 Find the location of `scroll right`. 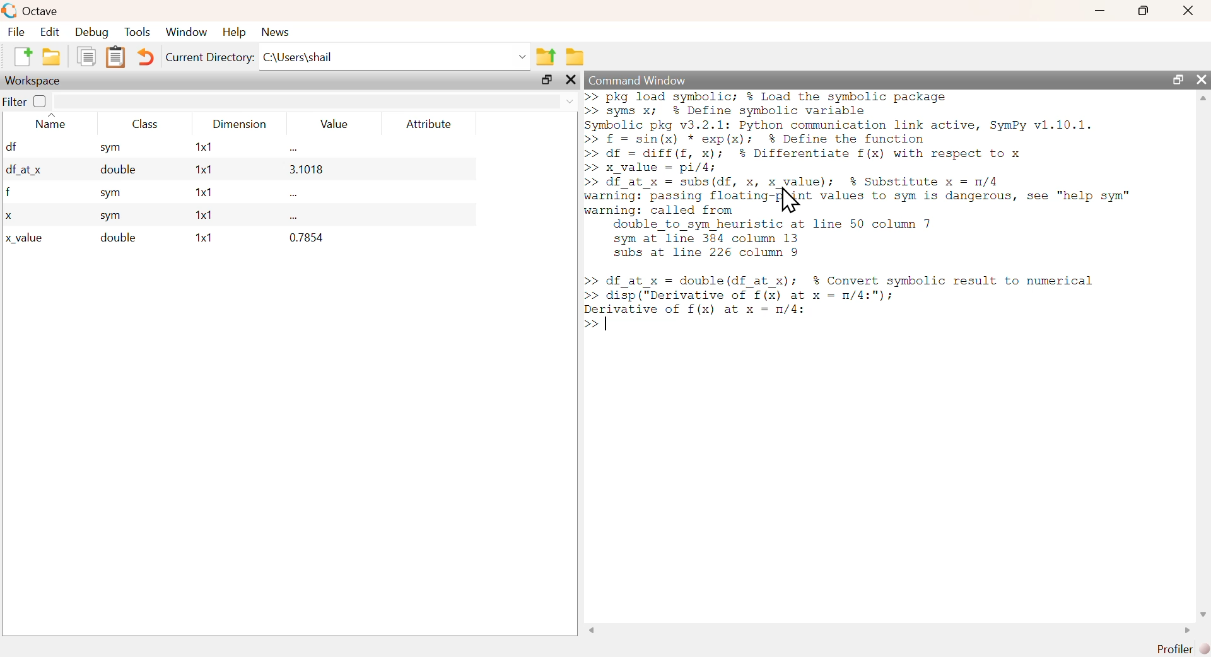

scroll right is located at coordinates (1185, 631).